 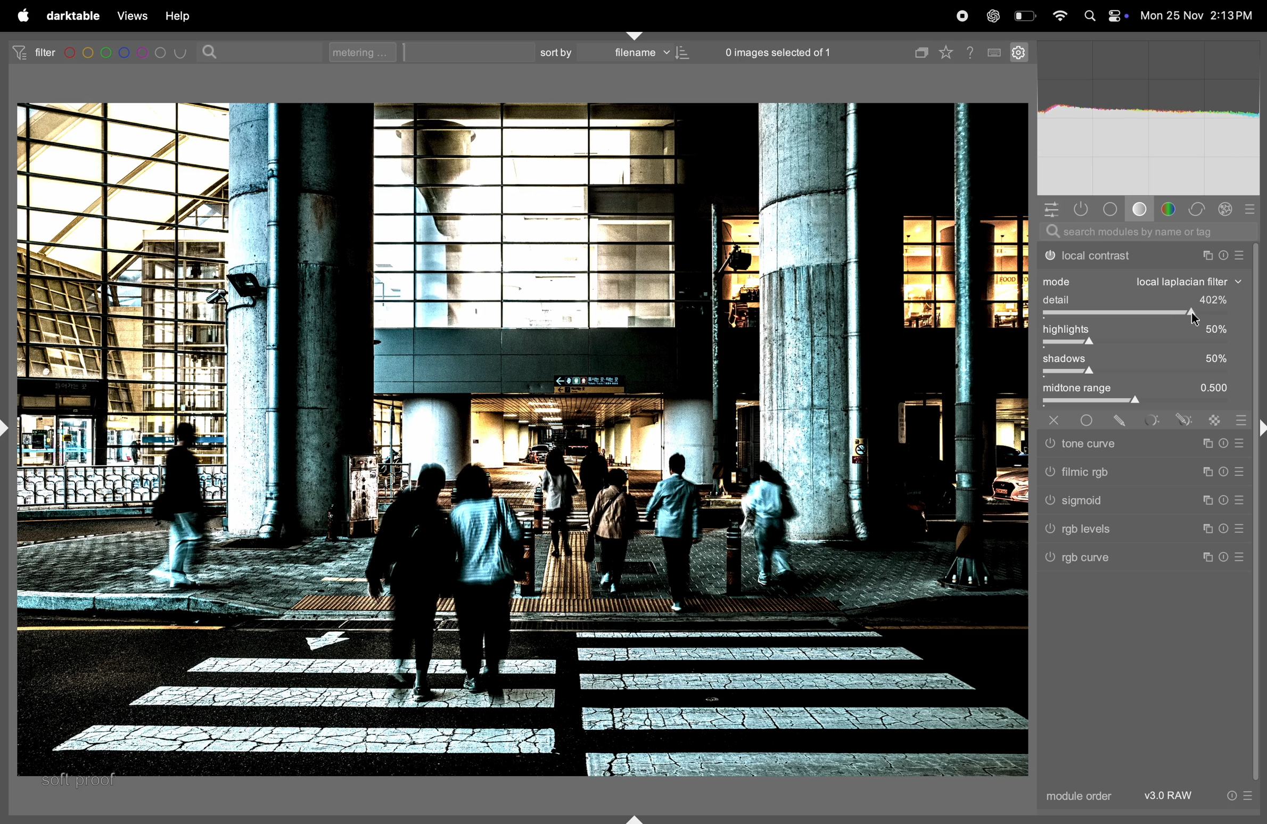 What do you see at coordinates (1154, 421) in the screenshot?
I see `parametric mask` at bounding box center [1154, 421].